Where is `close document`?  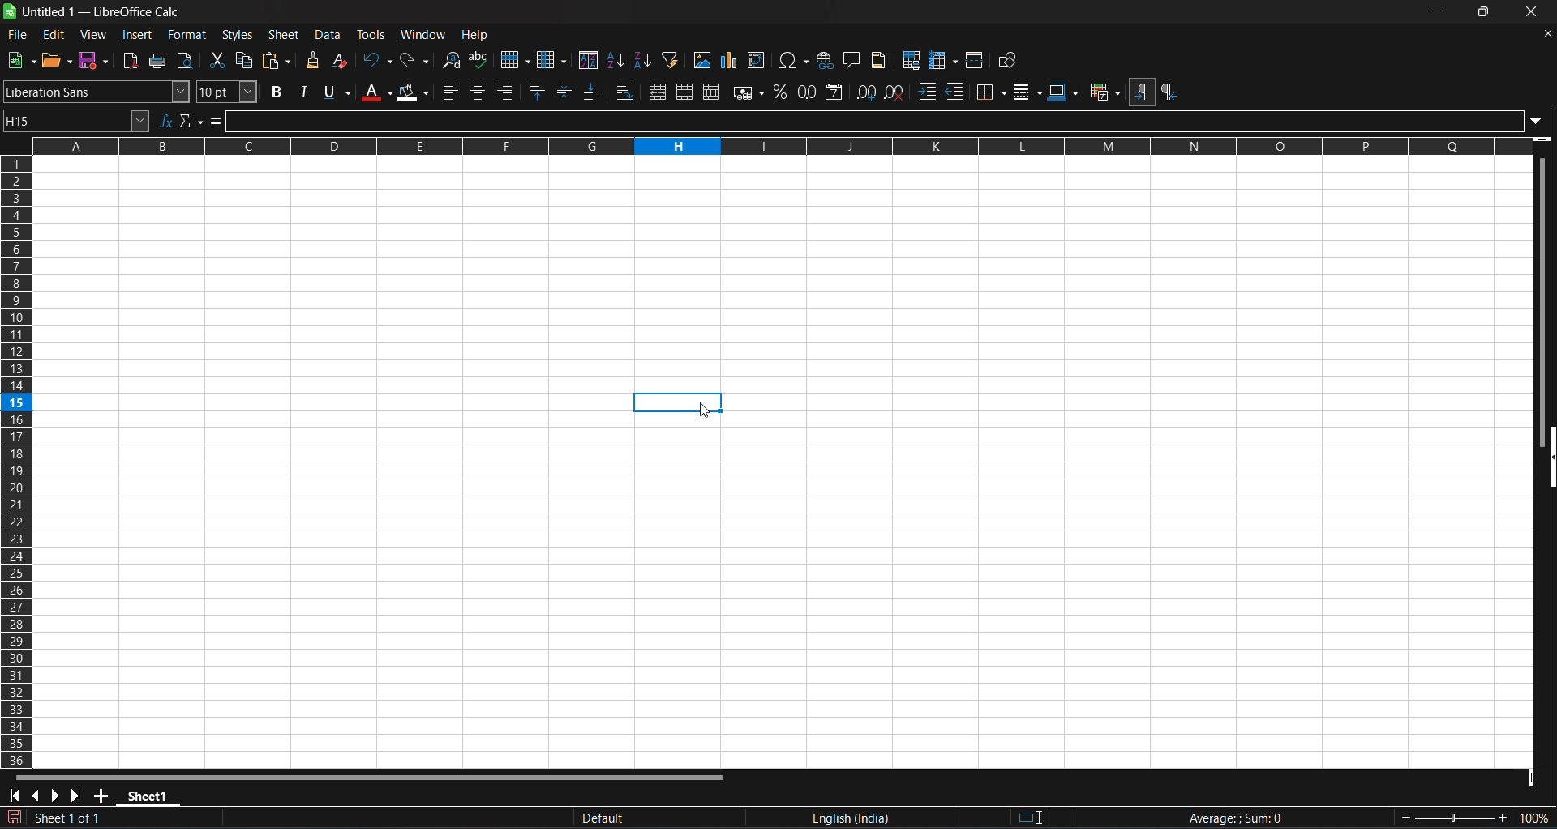
close document is located at coordinates (1547, 34).